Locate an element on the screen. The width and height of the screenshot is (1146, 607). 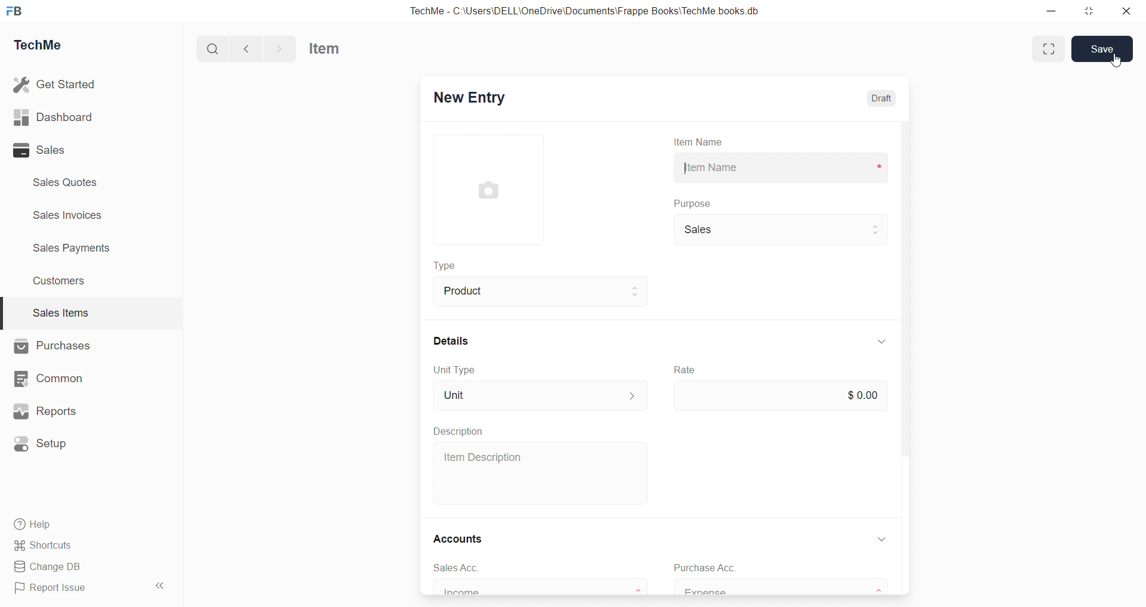
Rate is located at coordinates (684, 370).